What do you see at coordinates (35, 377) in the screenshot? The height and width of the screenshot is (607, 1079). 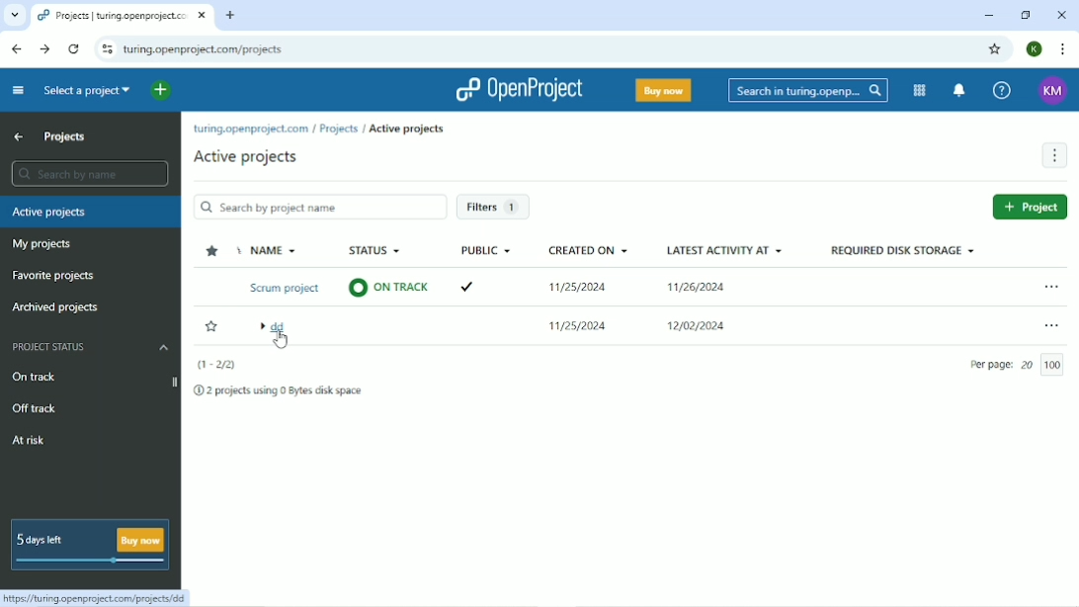 I see `On track` at bounding box center [35, 377].